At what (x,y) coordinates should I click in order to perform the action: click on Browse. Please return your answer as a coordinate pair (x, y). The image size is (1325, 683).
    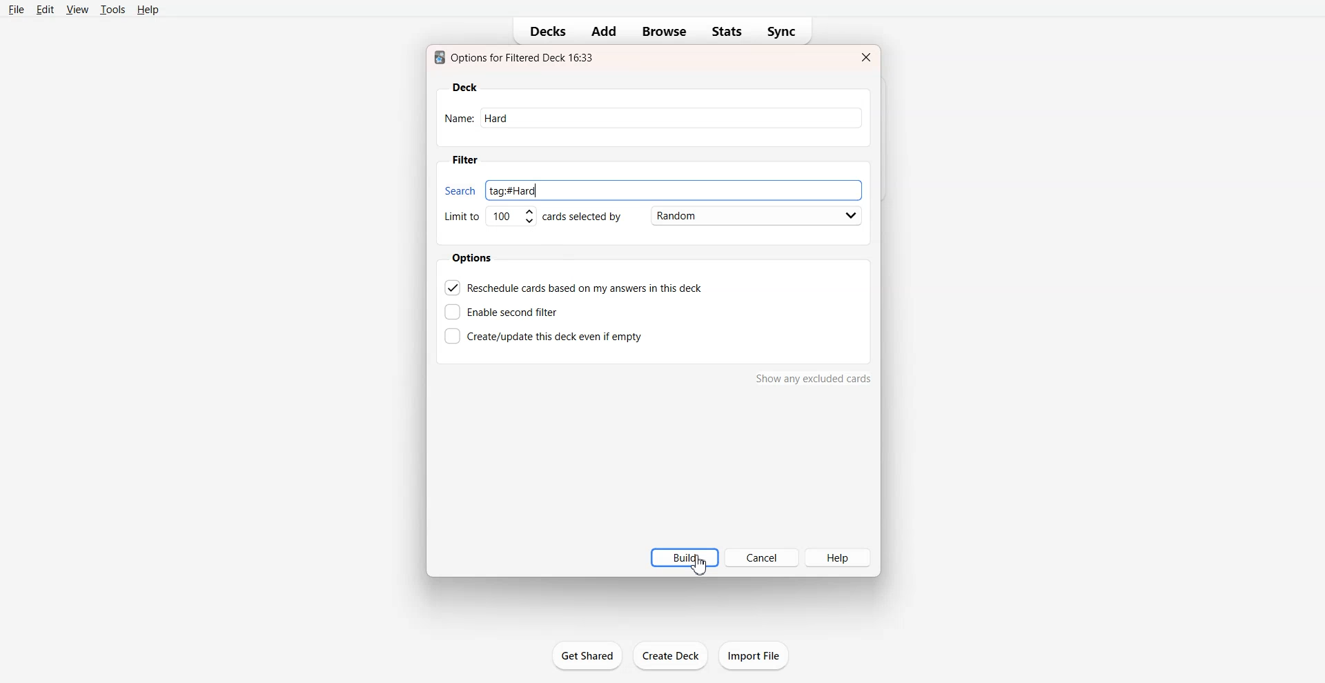
    Looking at the image, I should click on (665, 32).